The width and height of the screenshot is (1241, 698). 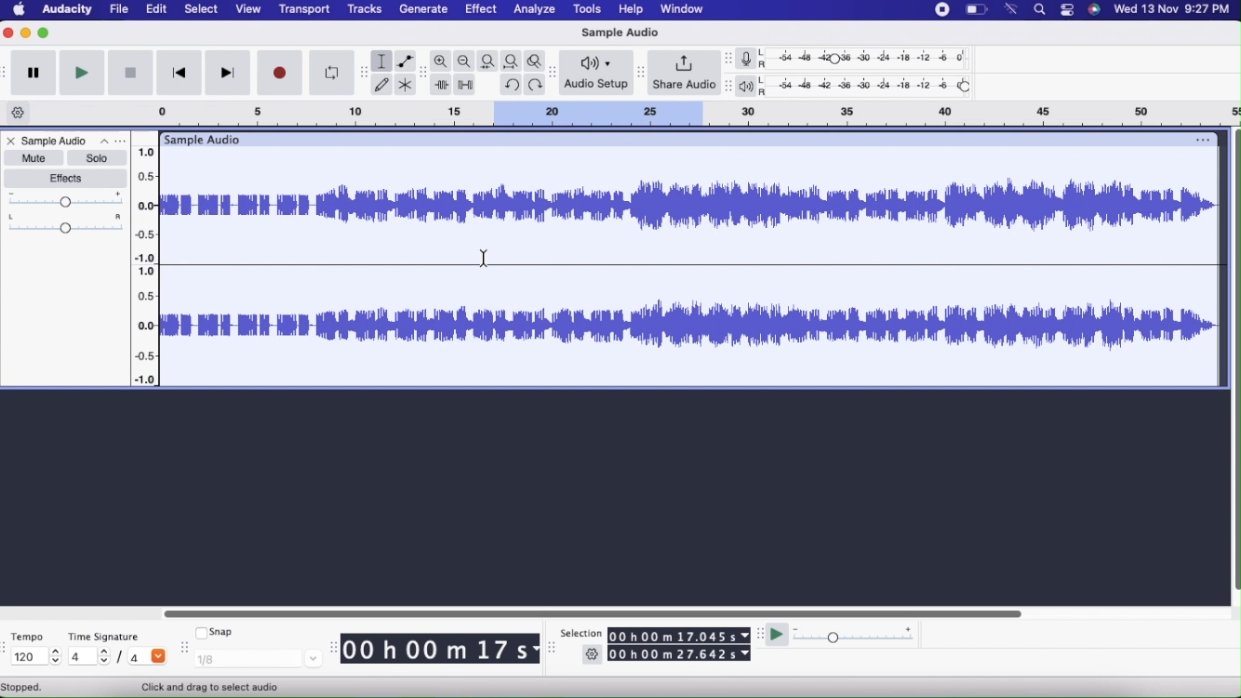 I want to click on spotlight, so click(x=1040, y=11).